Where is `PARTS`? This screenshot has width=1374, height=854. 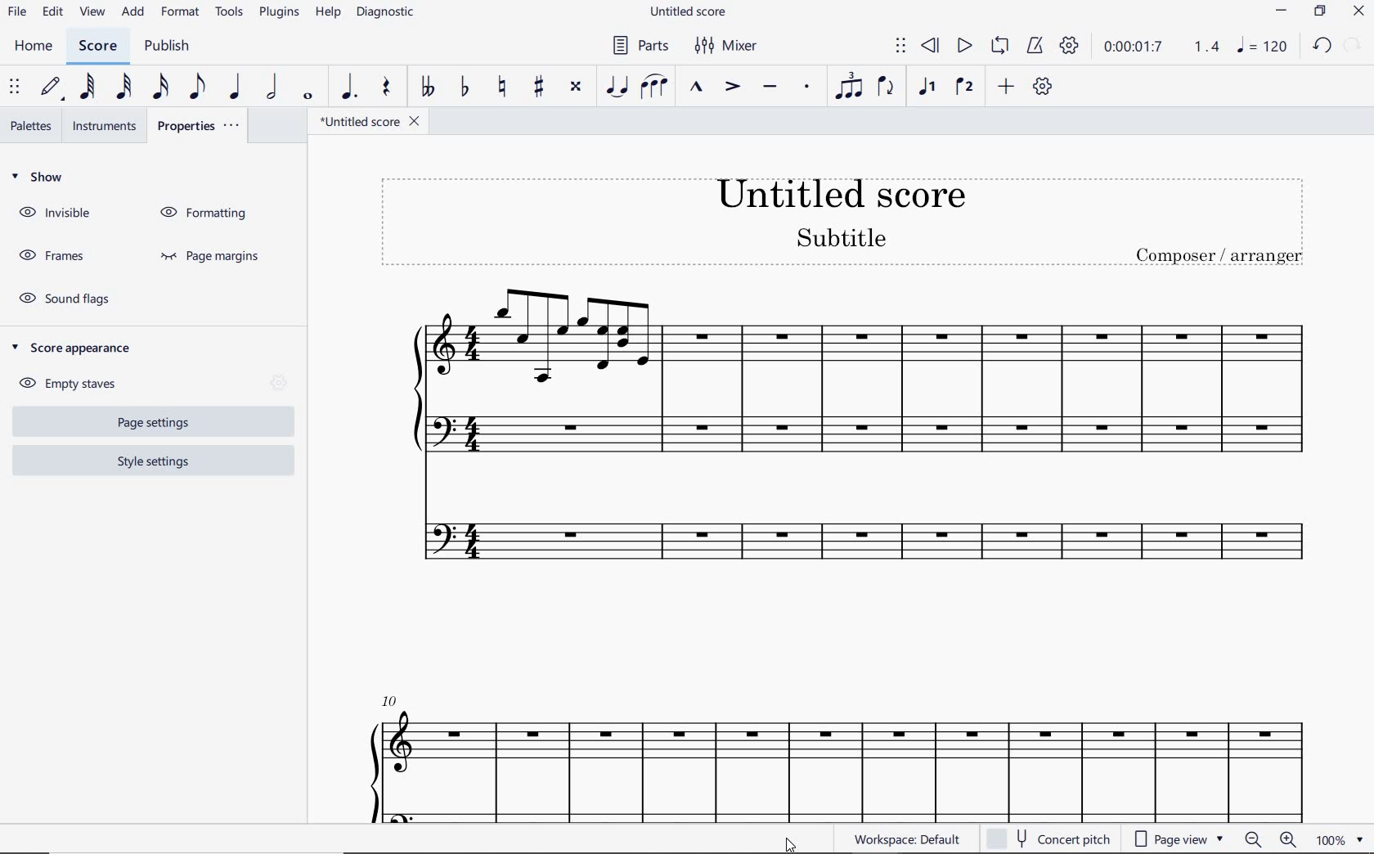
PARTS is located at coordinates (642, 47).